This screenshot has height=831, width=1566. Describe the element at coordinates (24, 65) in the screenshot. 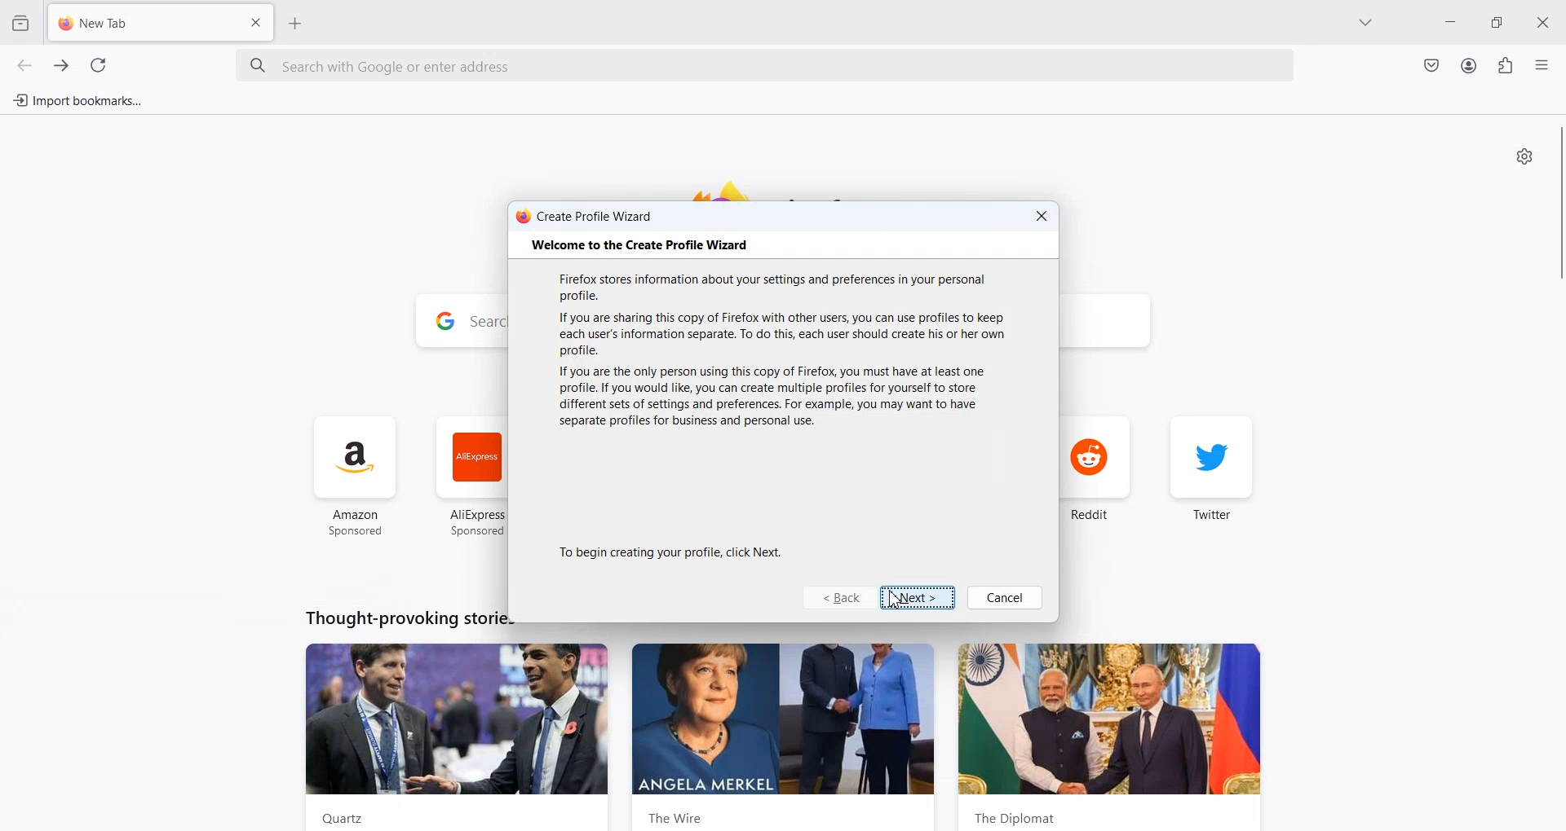

I see `Go back one page` at that location.